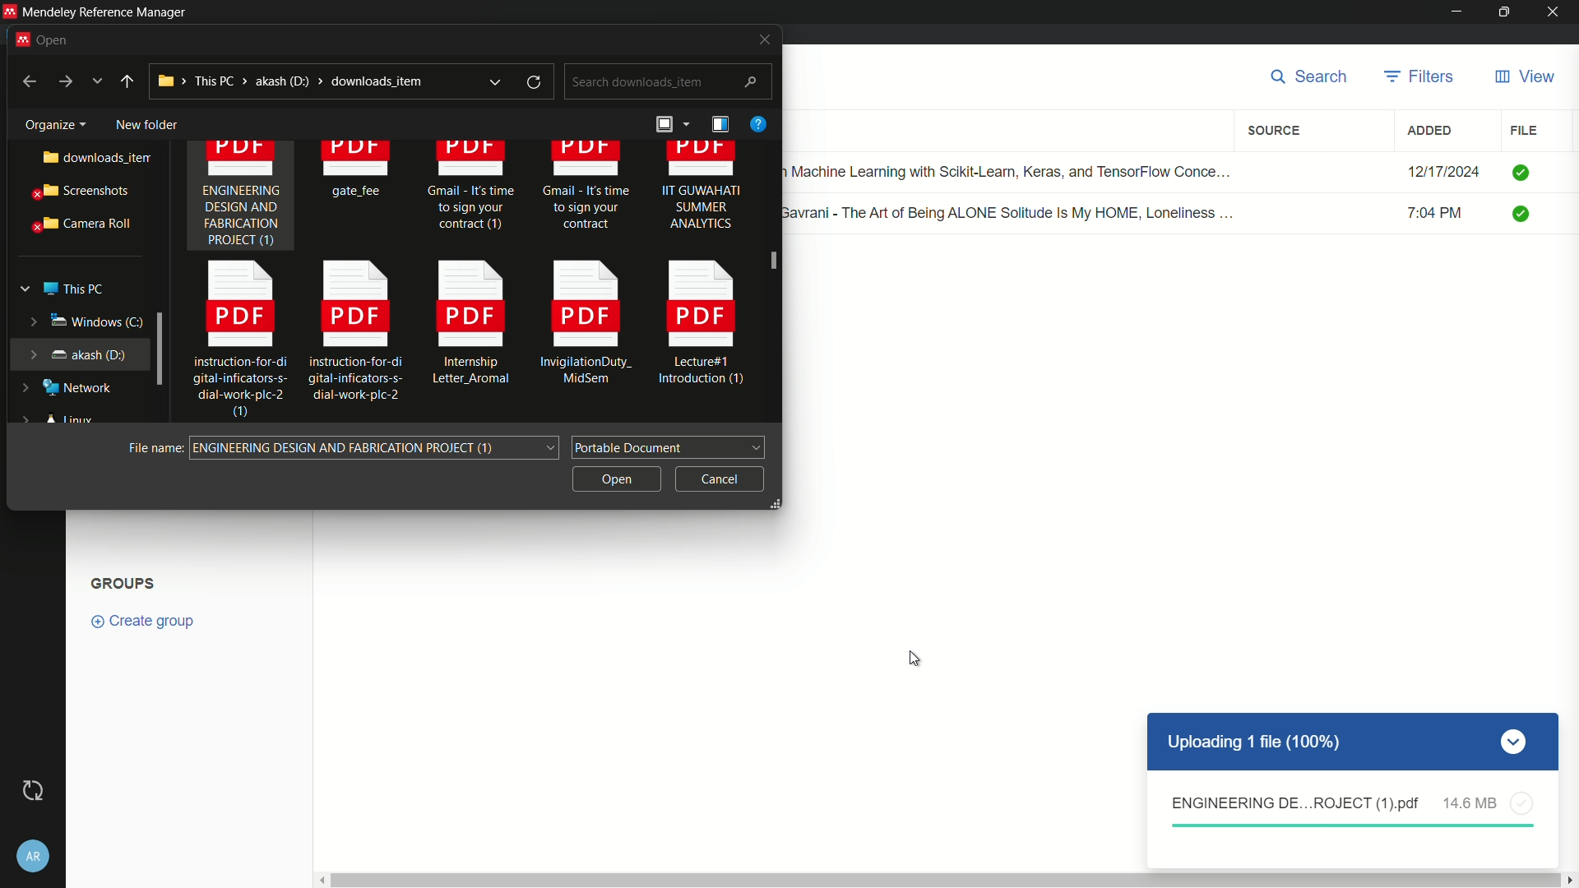  Describe the element at coordinates (78, 224) in the screenshot. I see `camera roll` at that location.